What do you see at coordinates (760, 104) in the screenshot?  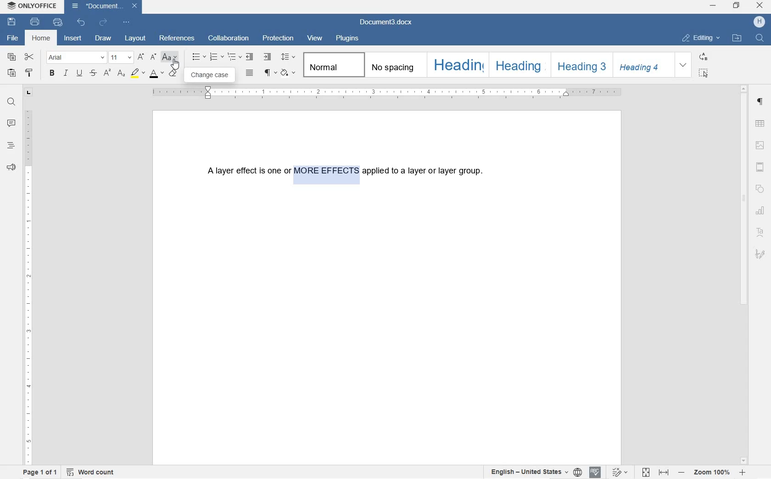 I see `PARAGRAPH SETTINGS` at bounding box center [760, 104].